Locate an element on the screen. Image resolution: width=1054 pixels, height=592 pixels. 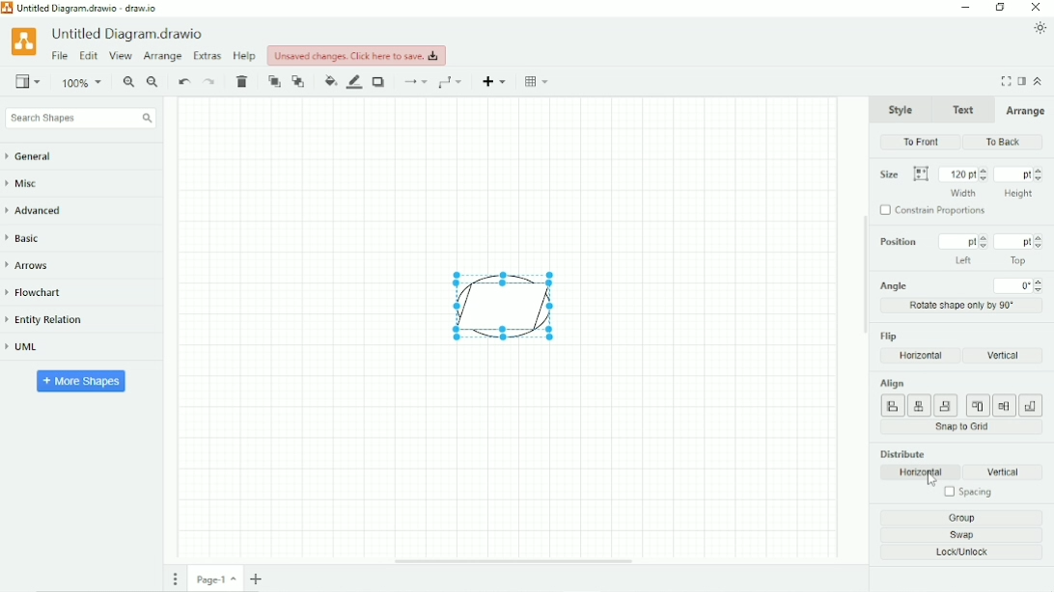
Size is located at coordinates (903, 175).